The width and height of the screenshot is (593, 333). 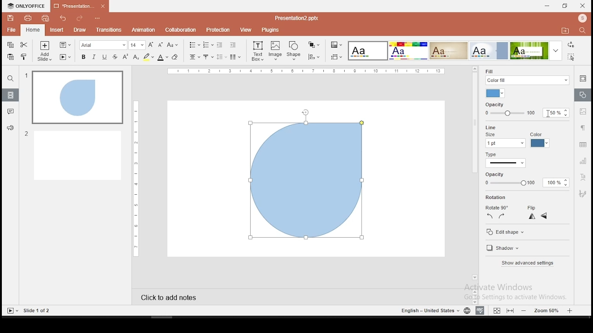 I want to click on image settings, so click(x=584, y=112).